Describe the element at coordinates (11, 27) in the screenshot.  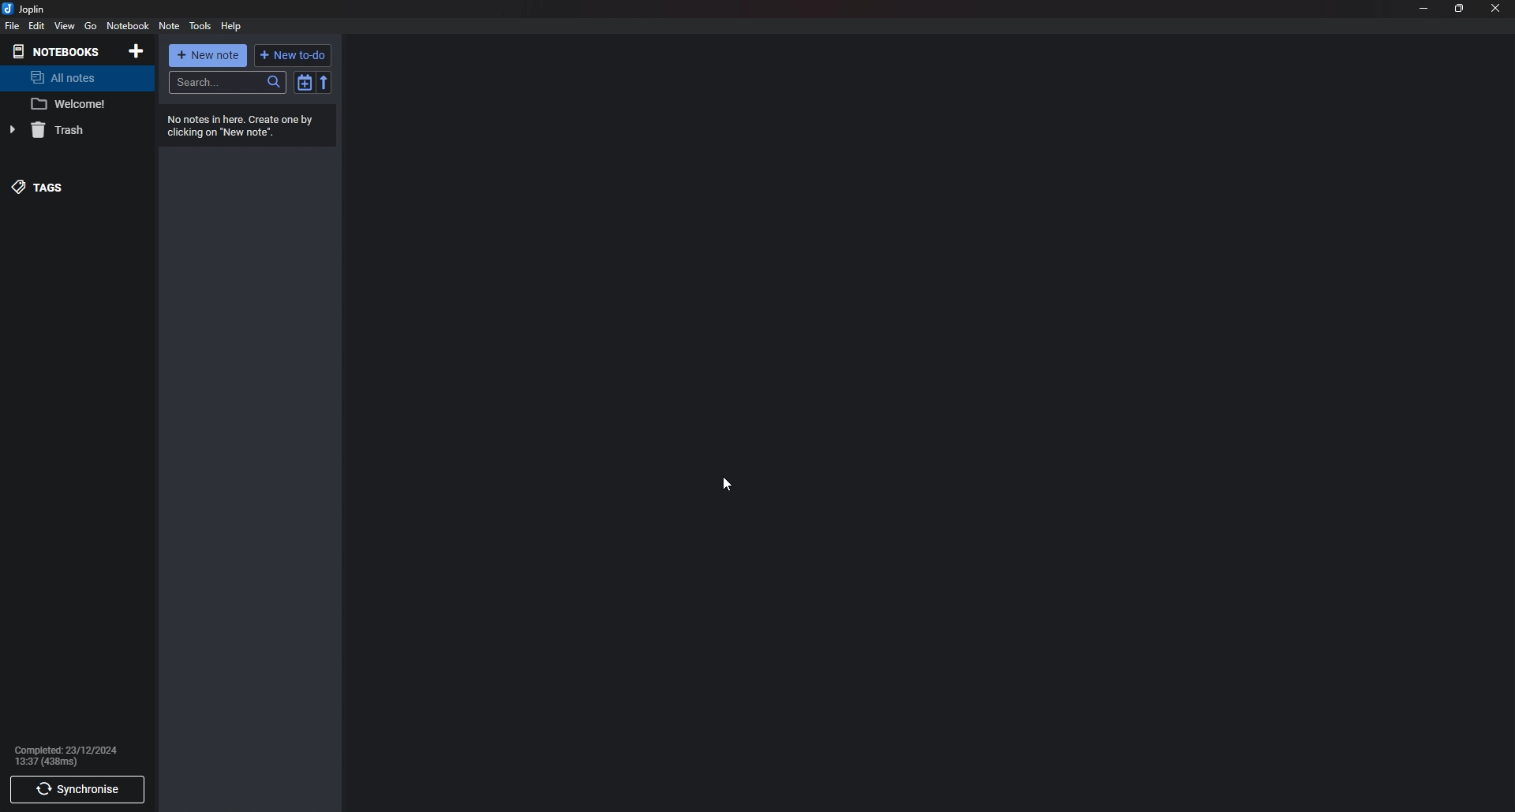
I see `file` at that location.